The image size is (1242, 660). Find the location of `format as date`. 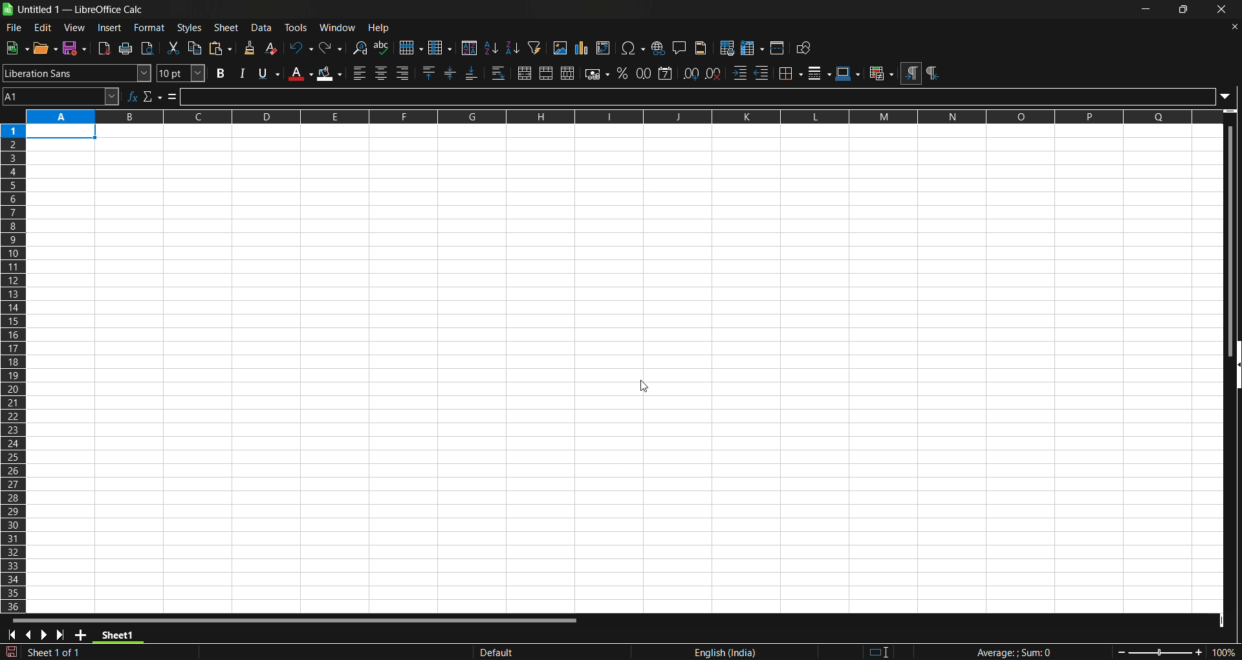

format as date is located at coordinates (666, 73).